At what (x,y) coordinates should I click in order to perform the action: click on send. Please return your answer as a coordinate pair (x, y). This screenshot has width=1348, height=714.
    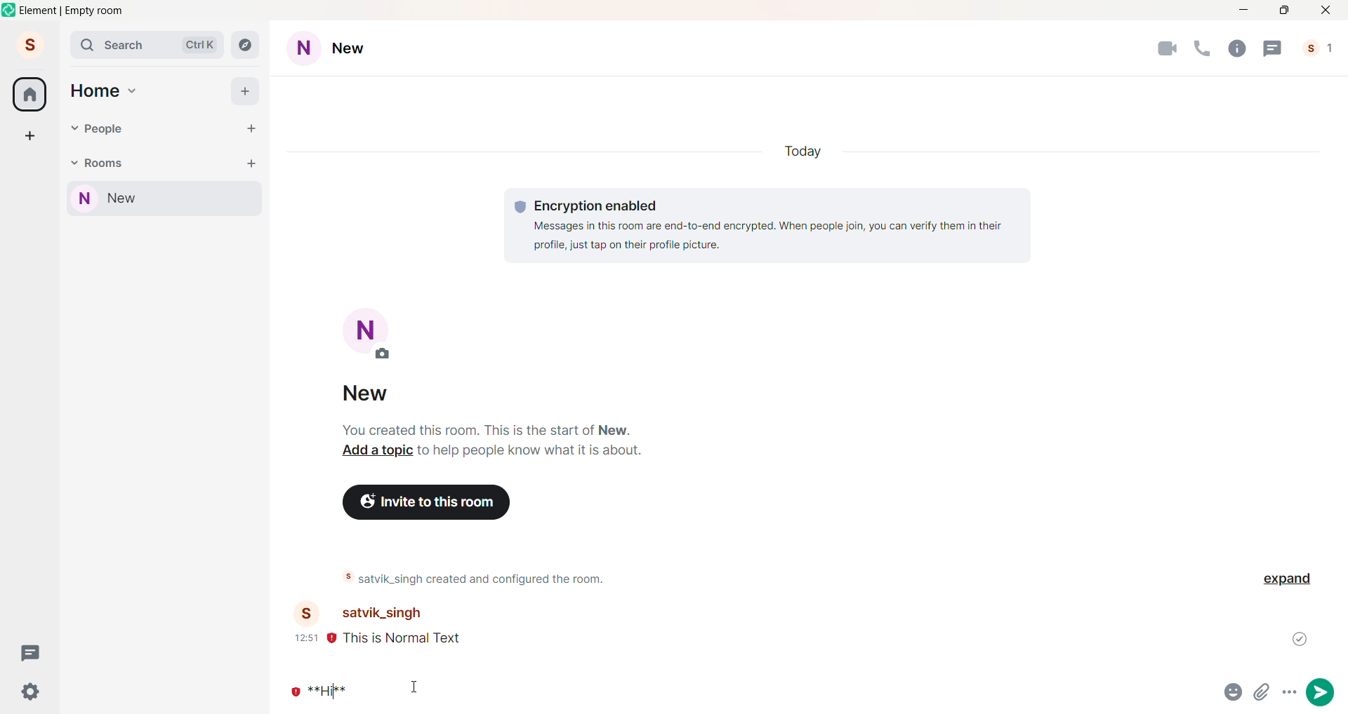
    Looking at the image, I should click on (1320, 692).